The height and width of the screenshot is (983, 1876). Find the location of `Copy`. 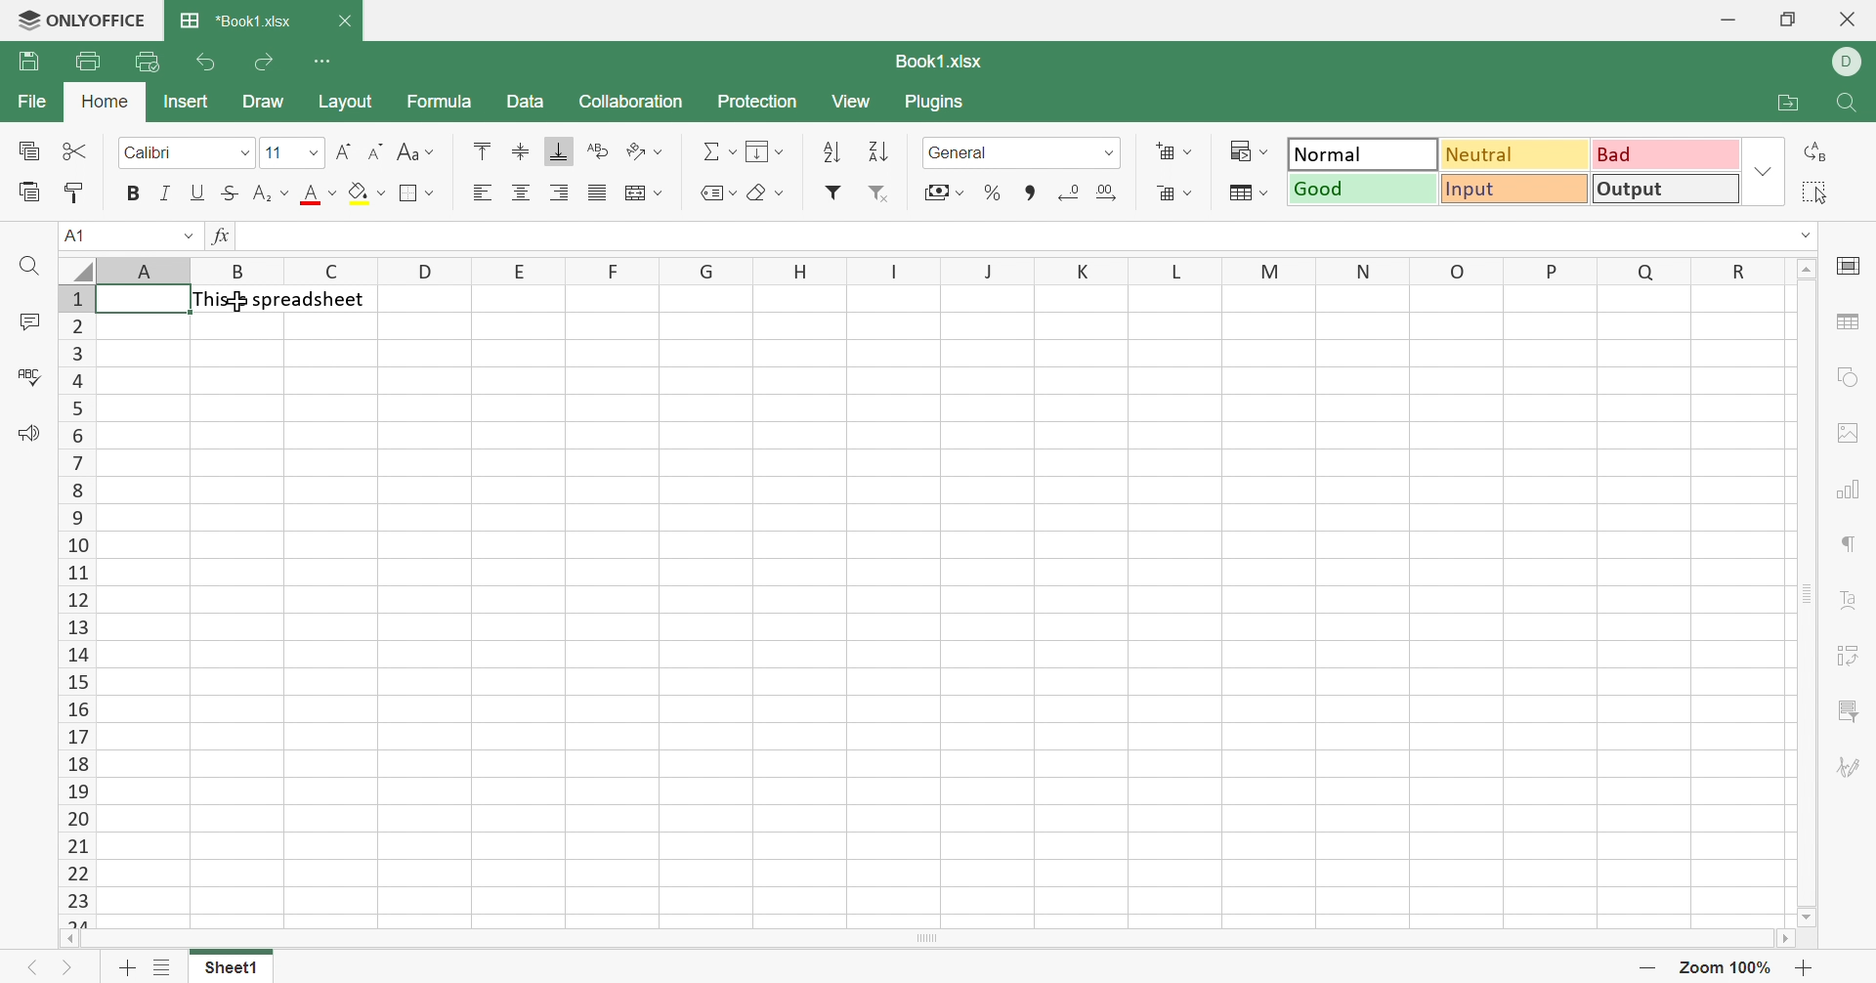

Copy is located at coordinates (27, 150).